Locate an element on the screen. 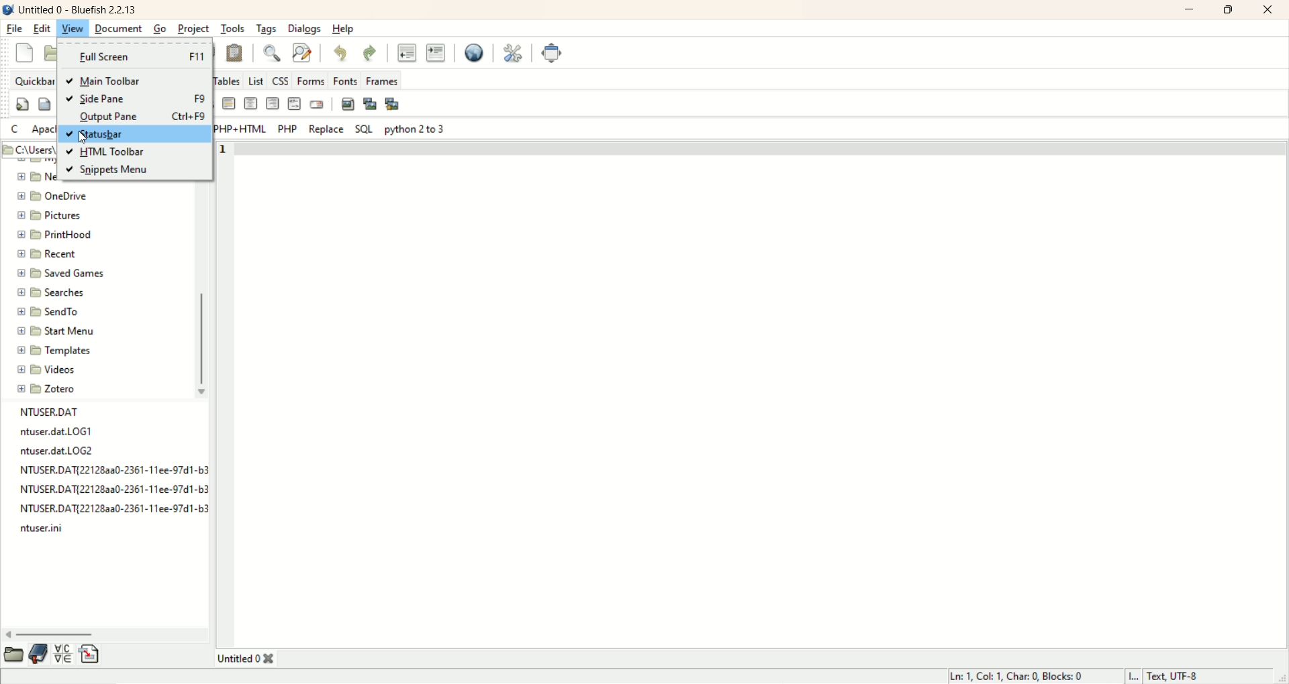 The width and height of the screenshot is (1289, 684). videos is located at coordinates (48, 370).